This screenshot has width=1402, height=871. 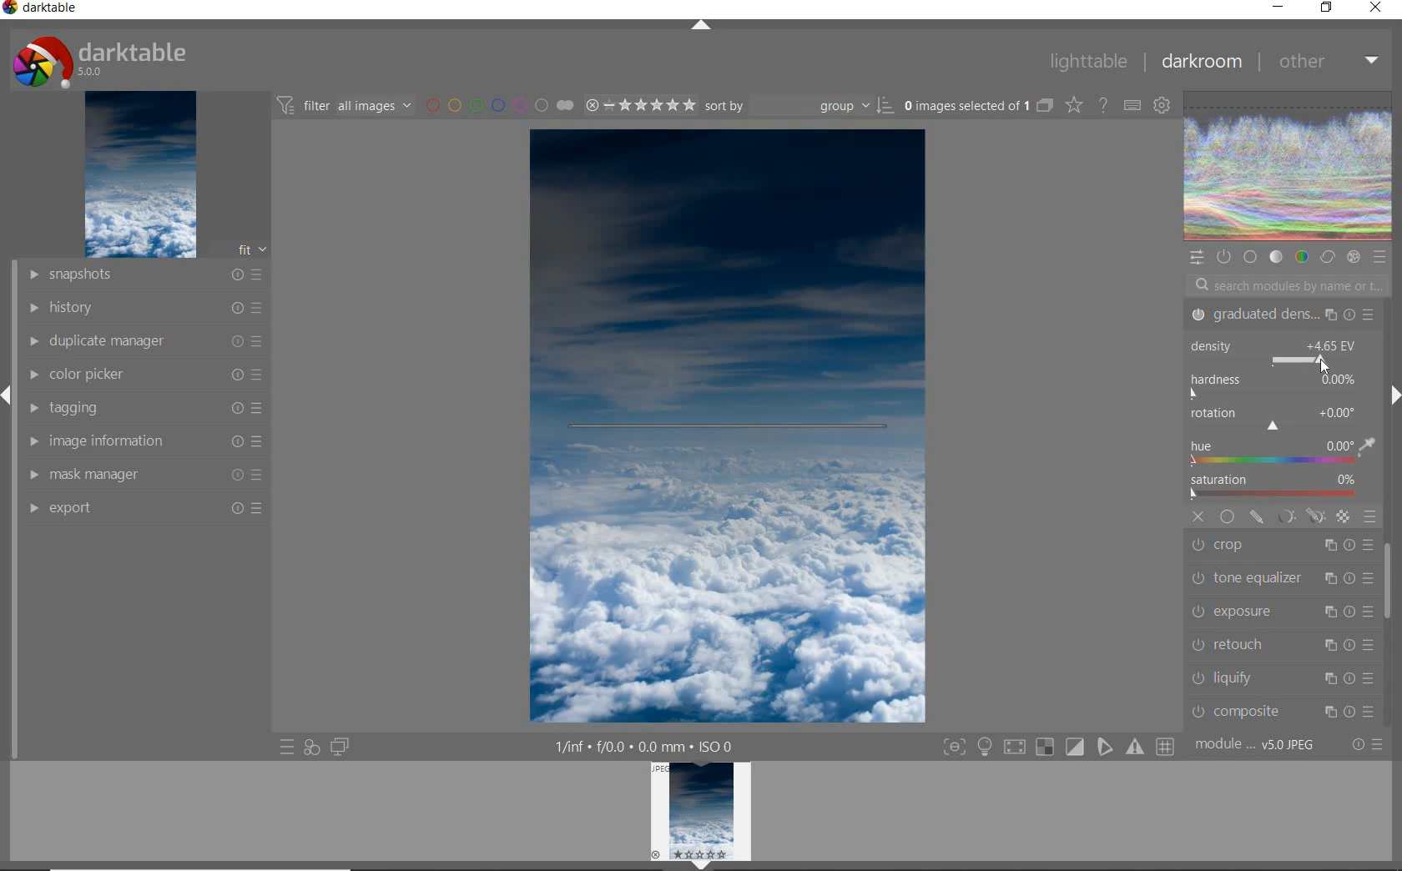 What do you see at coordinates (1376, 8) in the screenshot?
I see `CLOSE` at bounding box center [1376, 8].